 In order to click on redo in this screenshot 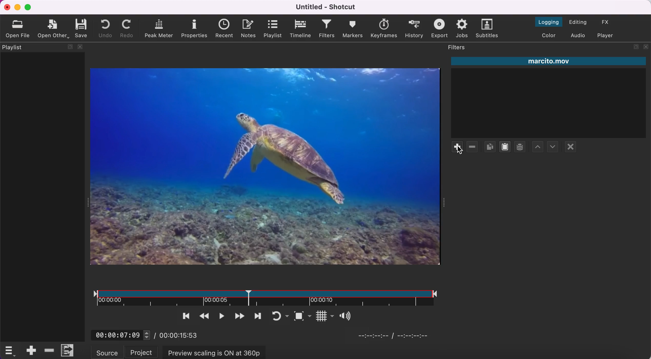, I will do `click(128, 28)`.